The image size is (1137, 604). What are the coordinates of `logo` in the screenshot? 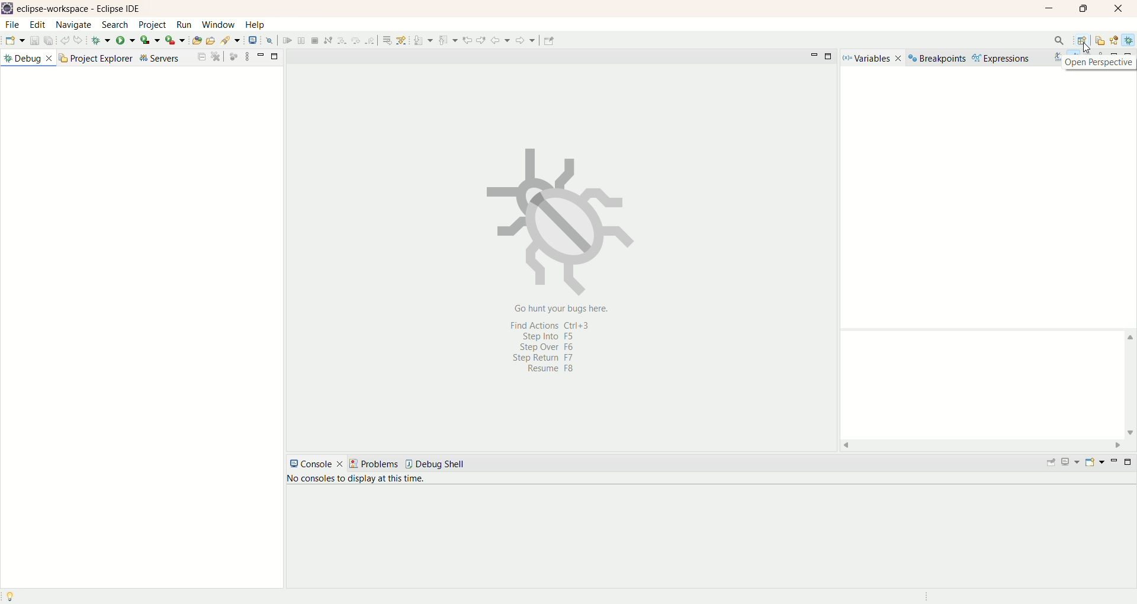 It's located at (8, 9).